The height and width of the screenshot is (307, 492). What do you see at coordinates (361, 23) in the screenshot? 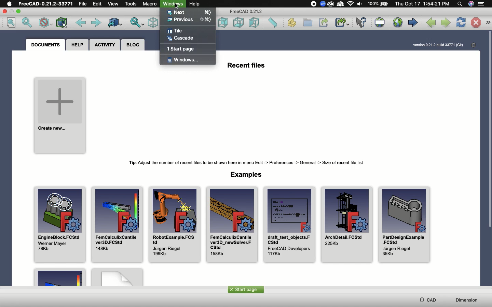
I see `What's this?` at bounding box center [361, 23].